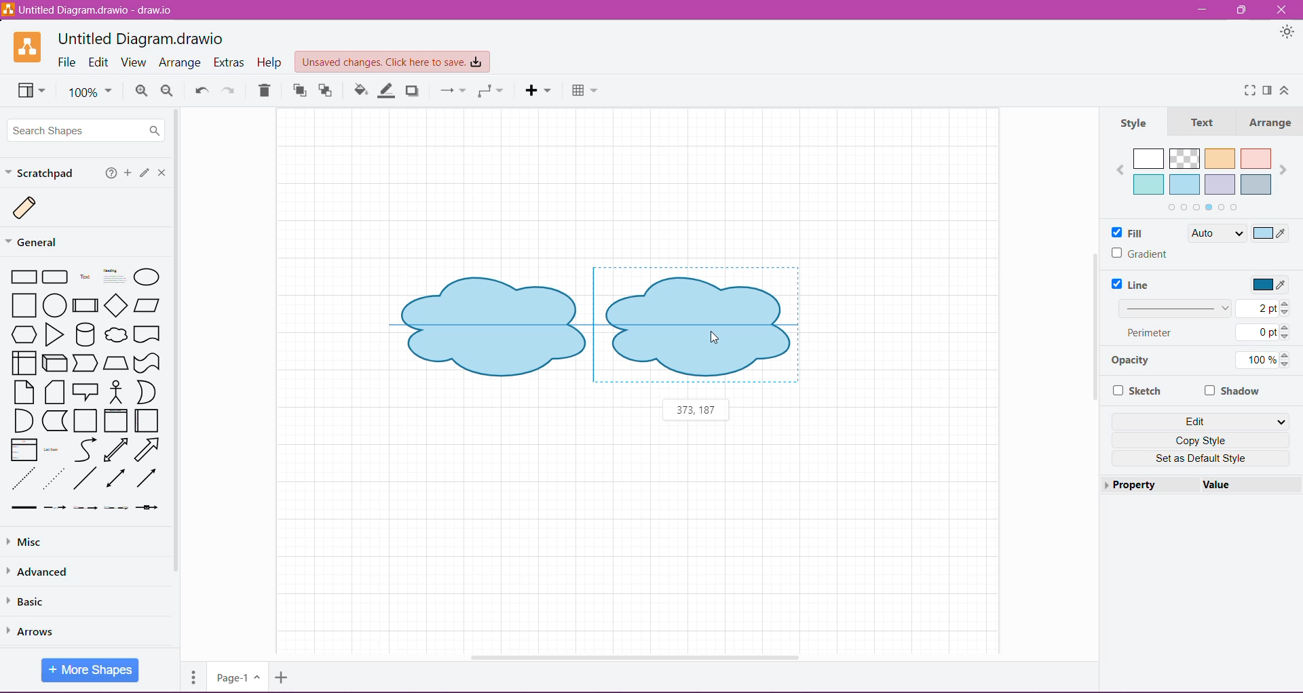 Image resolution: width=1303 pixels, height=693 pixels. Describe the element at coordinates (164, 174) in the screenshot. I see `Close` at that location.